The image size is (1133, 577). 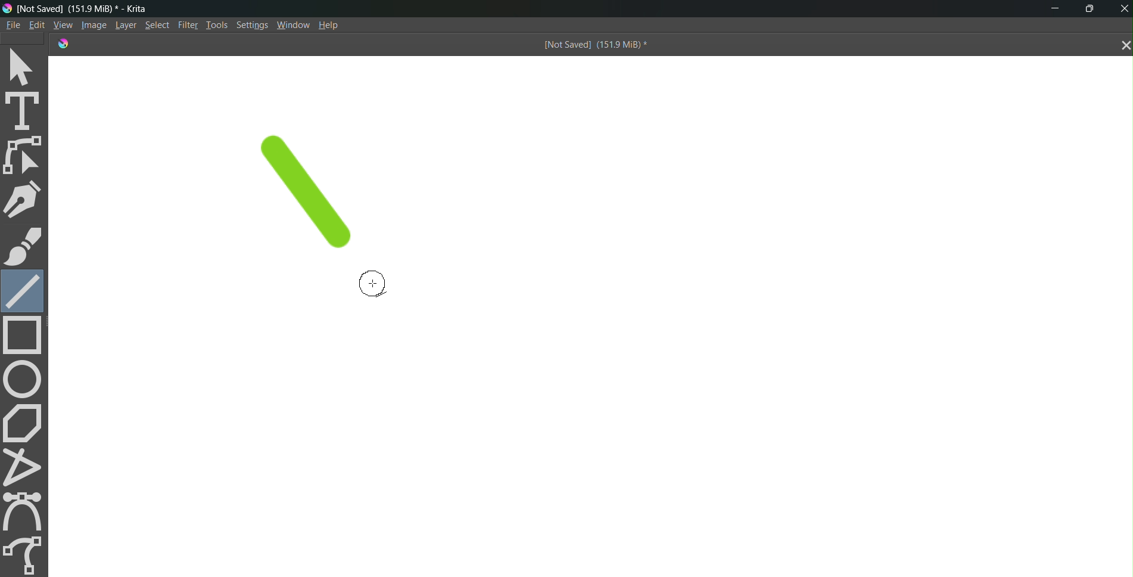 What do you see at coordinates (23, 246) in the screenshot?
I see `brush` at bounding box center [23, 246].